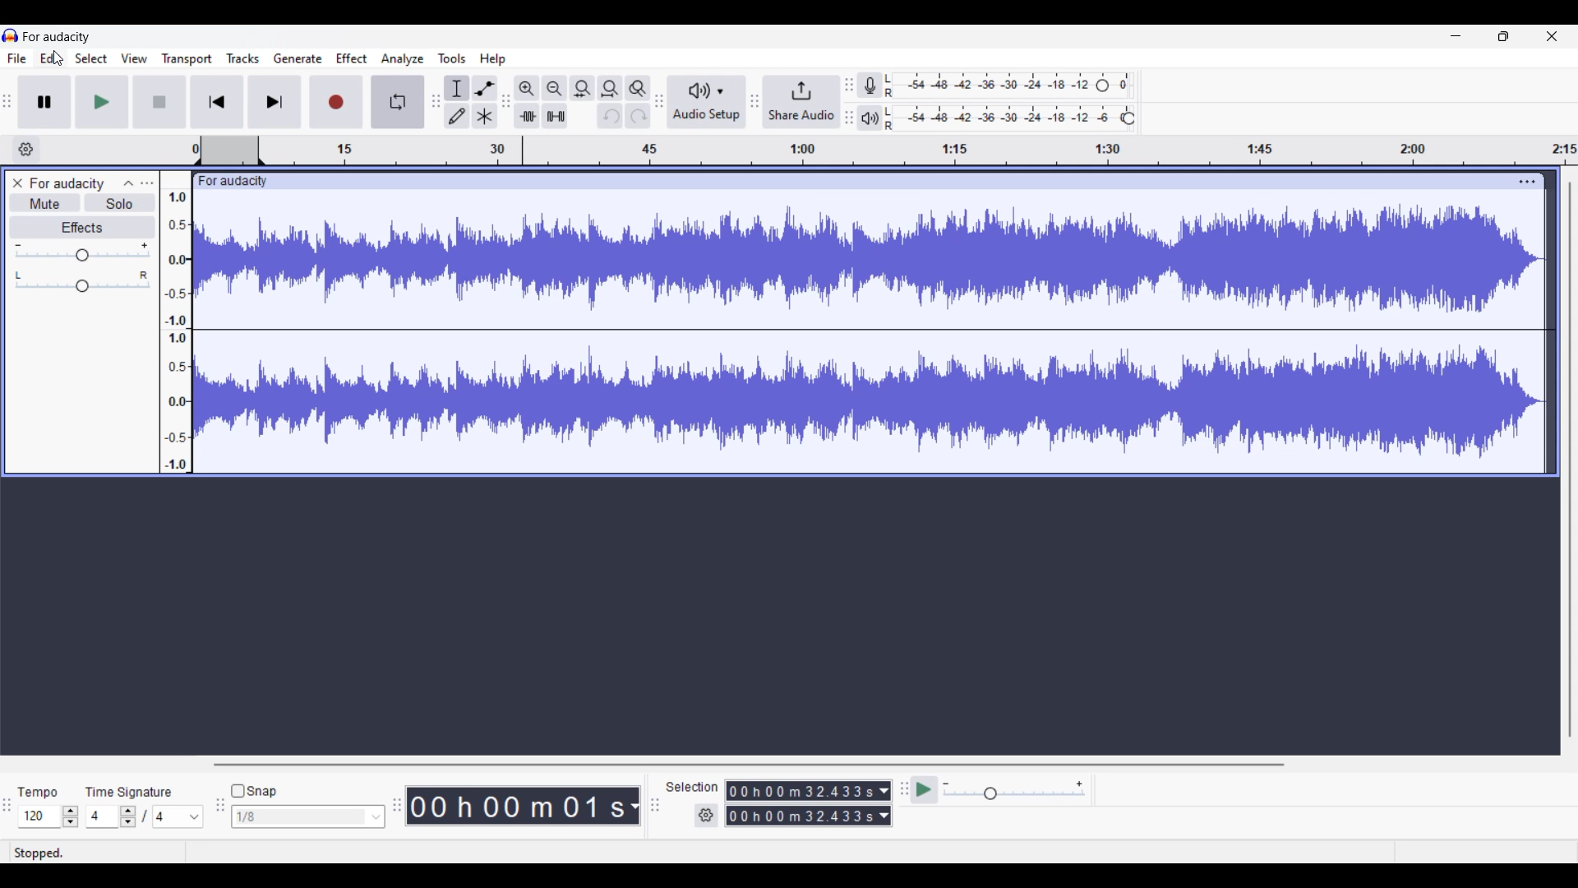  Describe the element at coordinates (611, 116) in the screenshot. I see `Undo` at that location.